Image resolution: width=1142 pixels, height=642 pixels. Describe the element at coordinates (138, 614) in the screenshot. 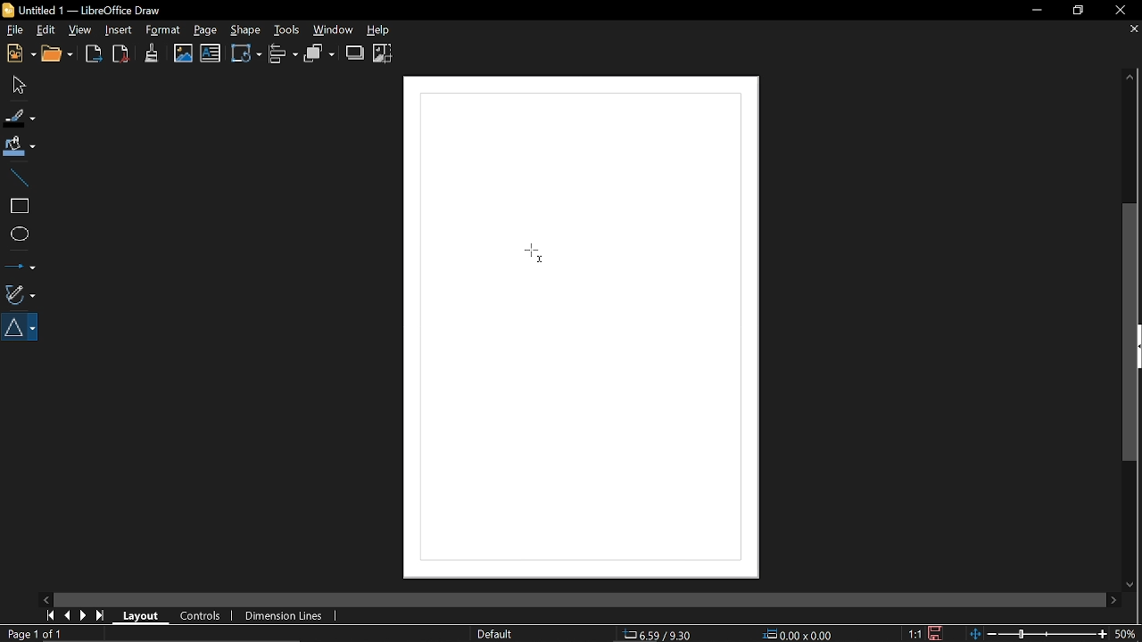

I see `Layout` at that location.